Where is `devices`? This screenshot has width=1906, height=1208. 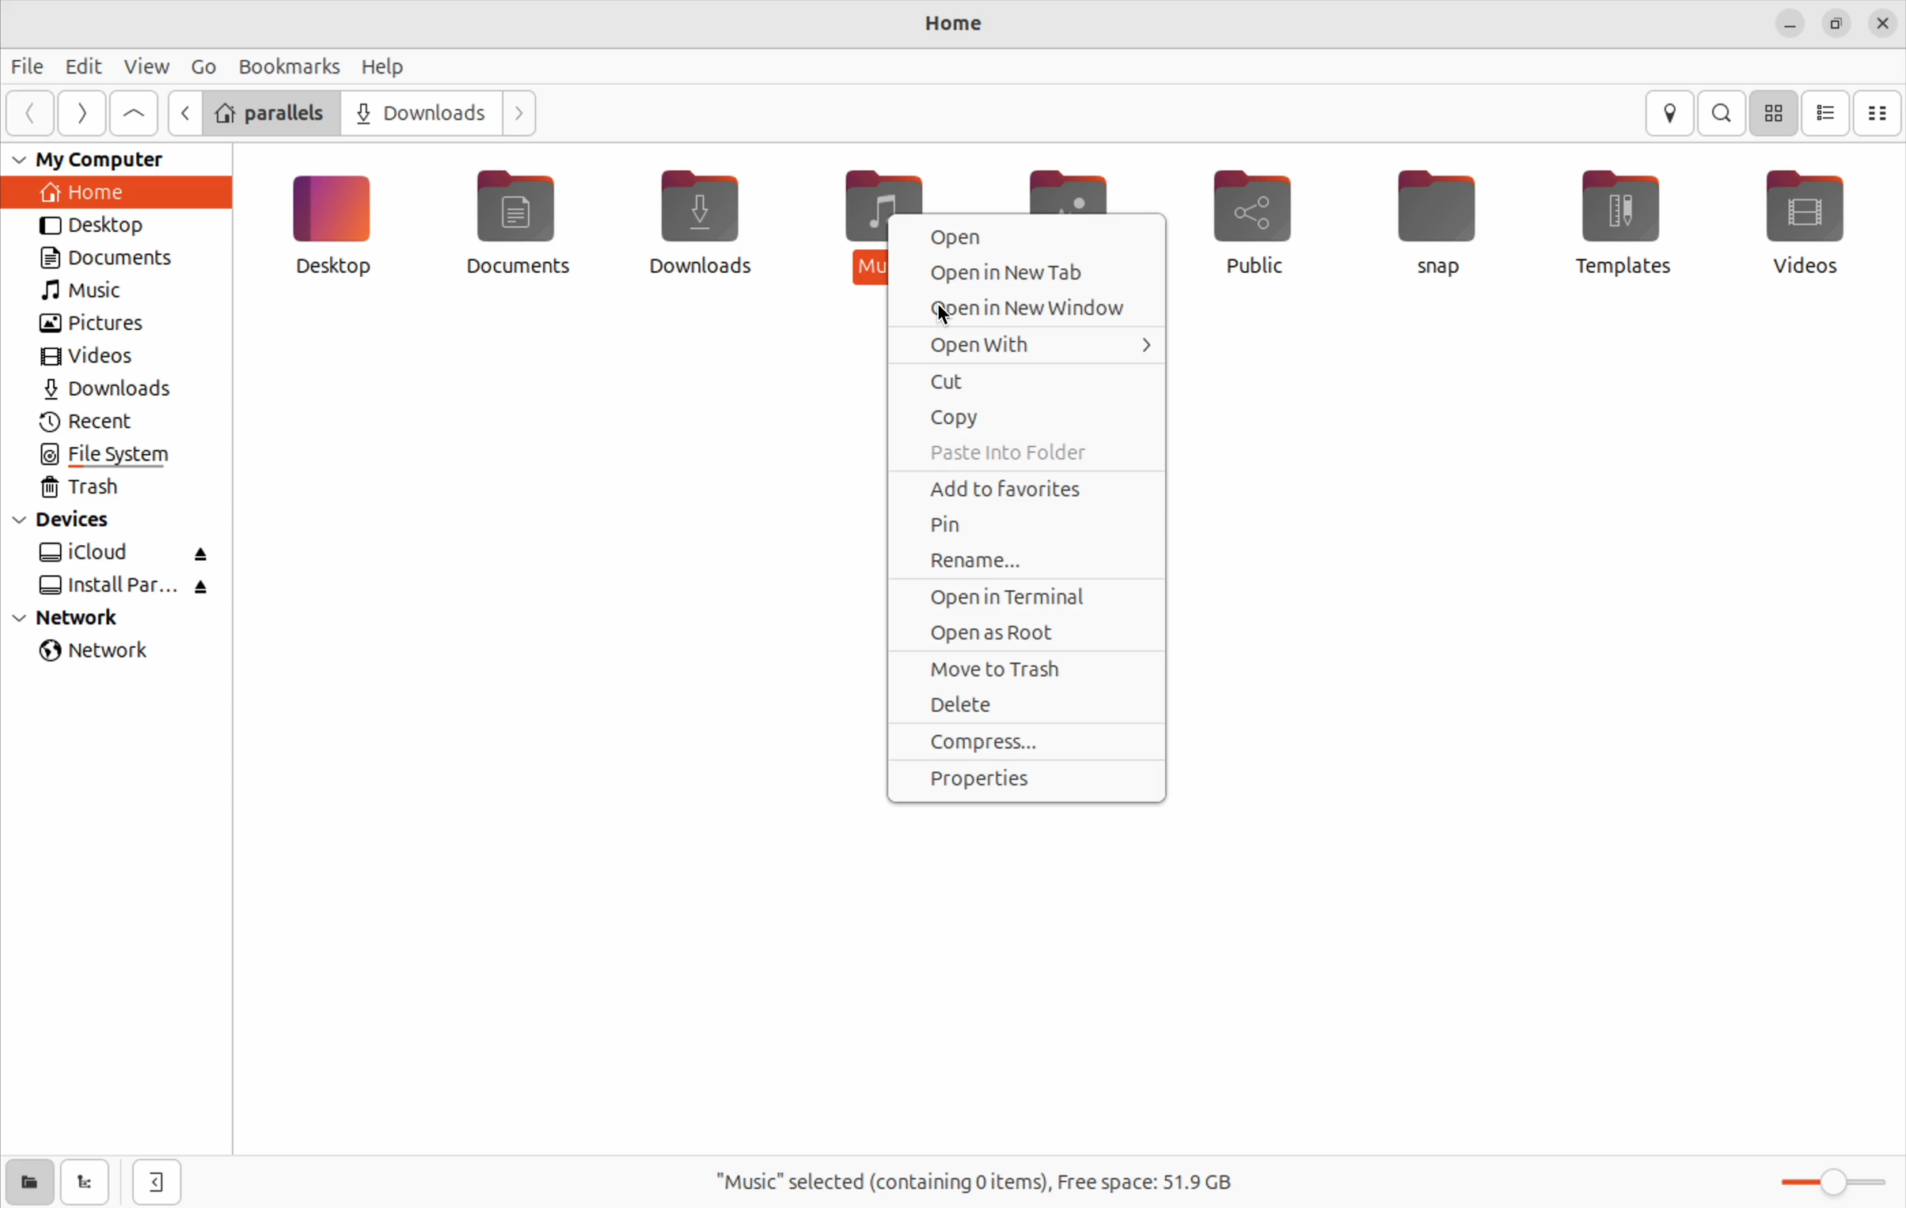
devices is located at coordinates (74, 521).